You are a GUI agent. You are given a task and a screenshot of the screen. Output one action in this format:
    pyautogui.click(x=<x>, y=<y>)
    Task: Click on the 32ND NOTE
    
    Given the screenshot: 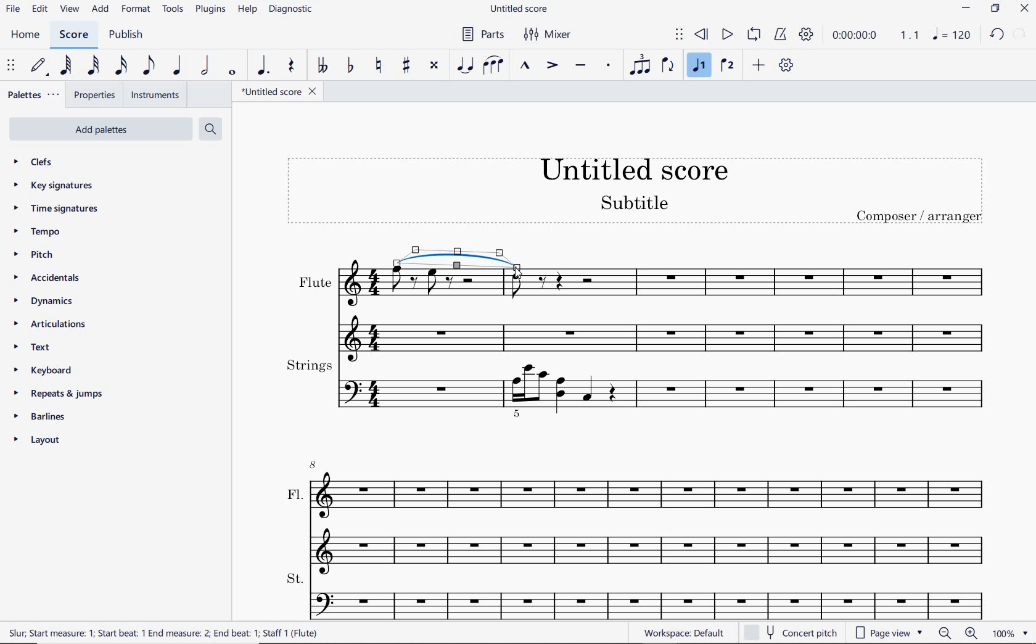 What is the action you would take?
    pyautogui.click(x=91, y=66)
    